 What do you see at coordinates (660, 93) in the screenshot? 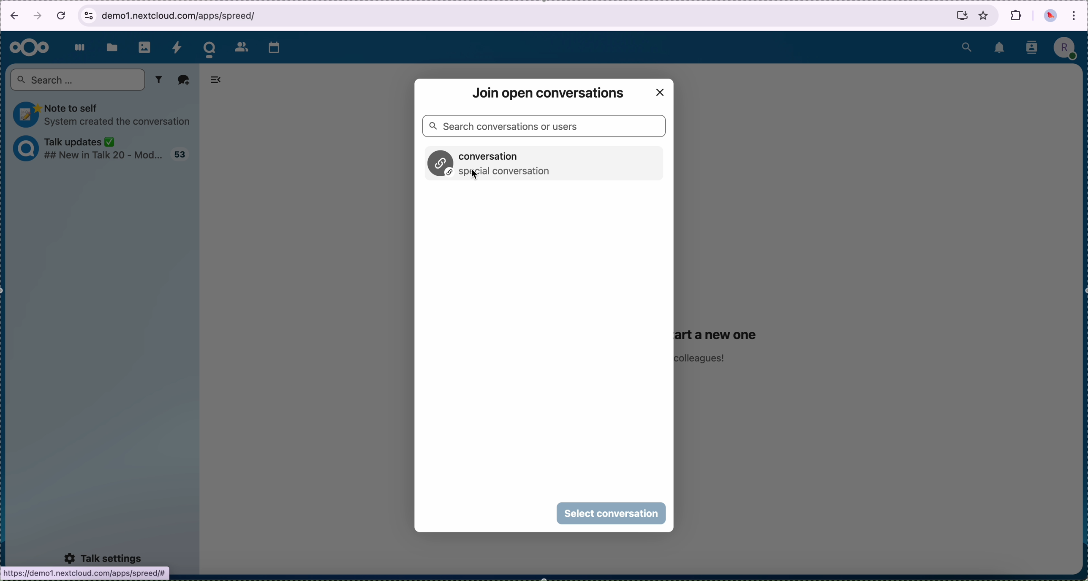
I see `close` at bounding box center [660, 93].